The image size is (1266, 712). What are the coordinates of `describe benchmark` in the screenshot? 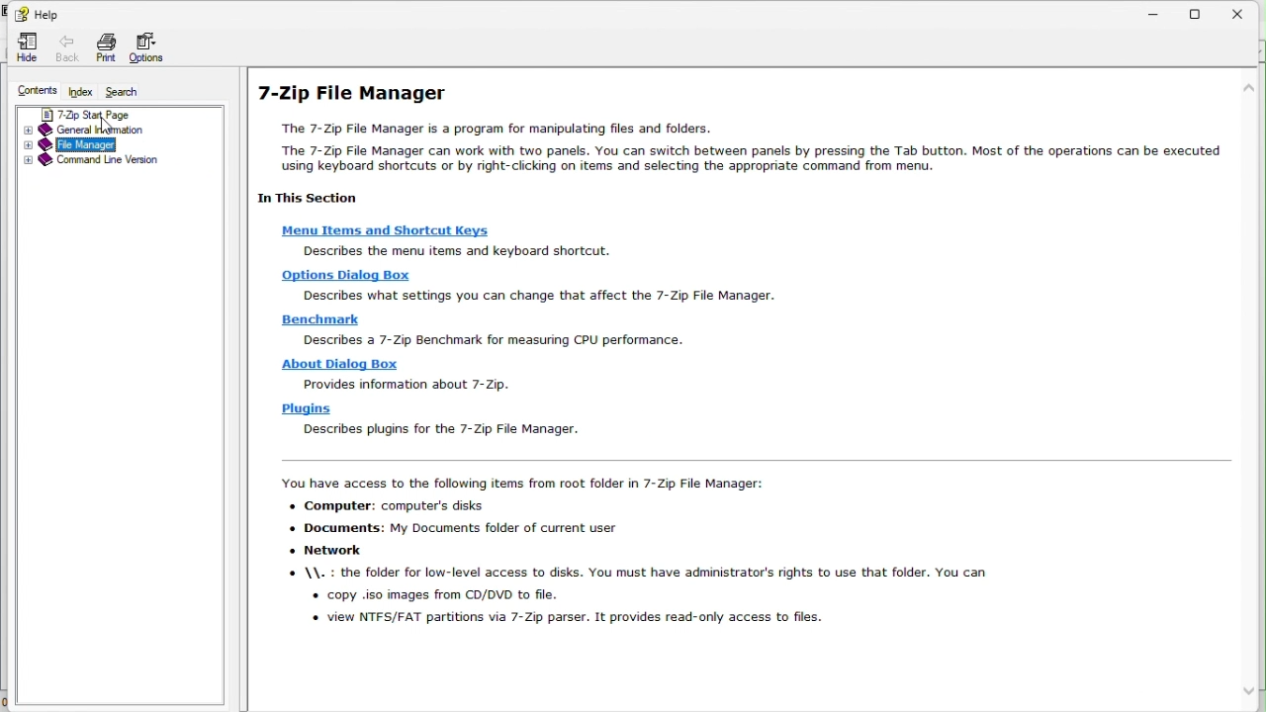 It's located at (497, 339).